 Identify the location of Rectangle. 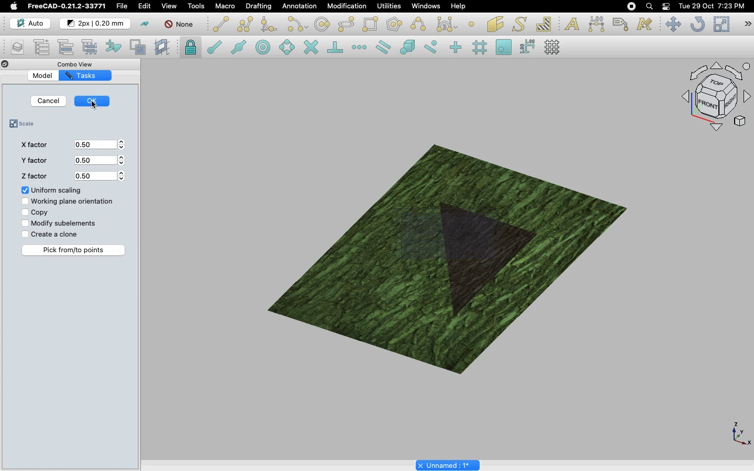
(370, 24).